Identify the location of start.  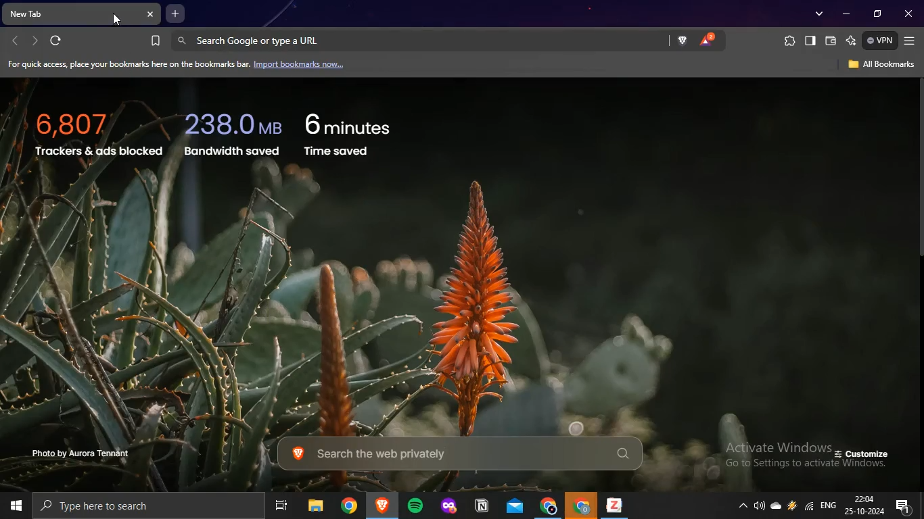
(16, 506).